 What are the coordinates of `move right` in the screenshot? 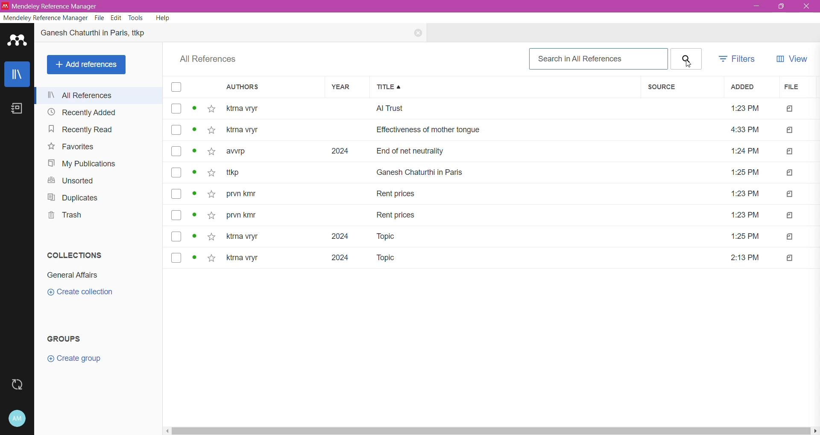 It's located at (815, 430).